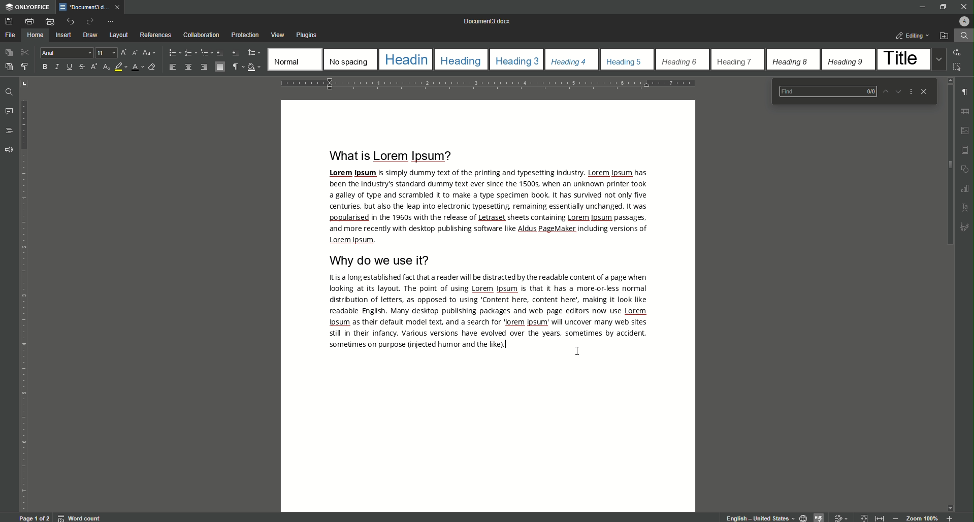 This screenshot has height=522, width=974. What do you see at coordinates (26, 67) in the screenshot?
I see `Copy style` at bounding box center [26, 67].